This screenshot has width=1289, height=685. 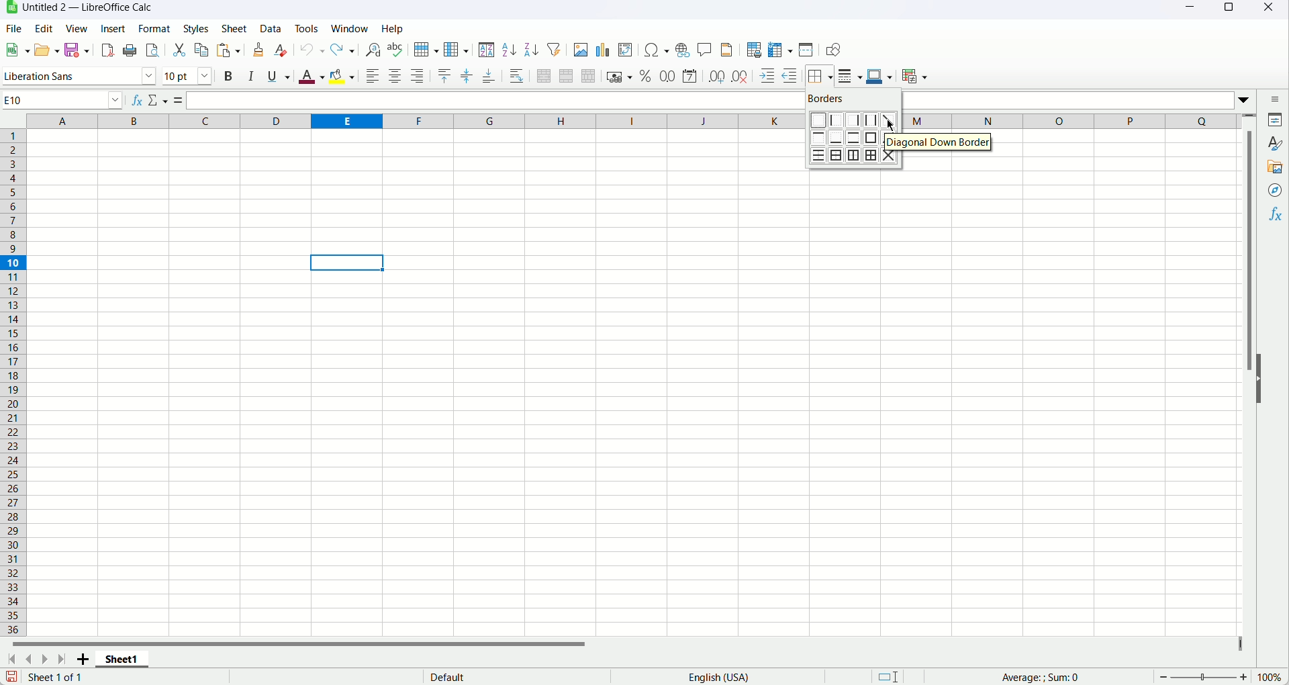 What do you see at coordinates (82, 660) in the screenshot?
I see `Add new sheet` at bounding box center [82, 660].